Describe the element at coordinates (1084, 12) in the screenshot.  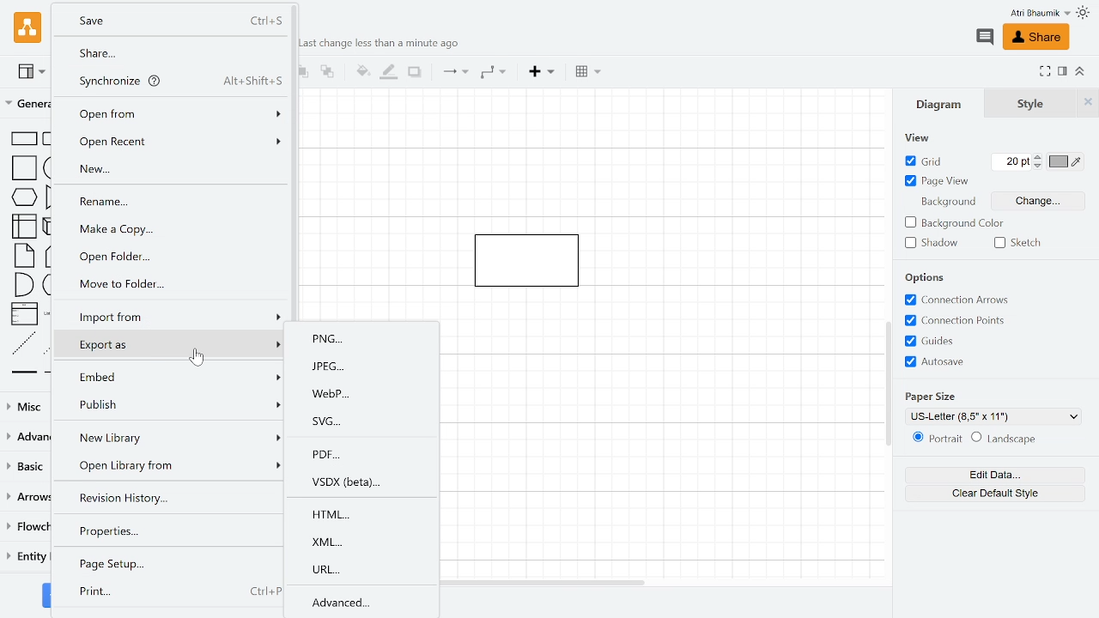
I see `Theme` at that location.